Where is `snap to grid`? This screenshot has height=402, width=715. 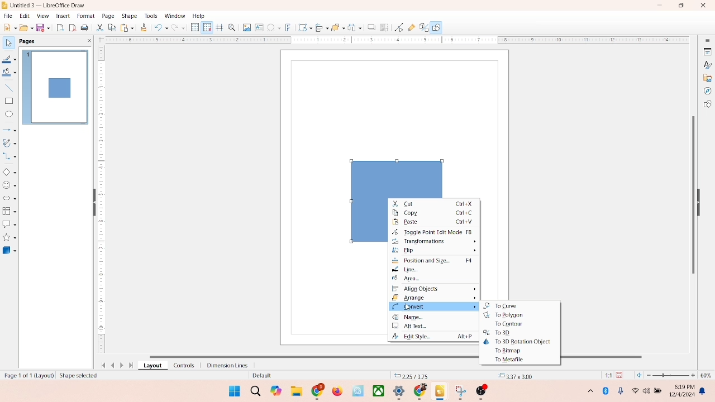 snap to grid is located at coordinates (206, 27).